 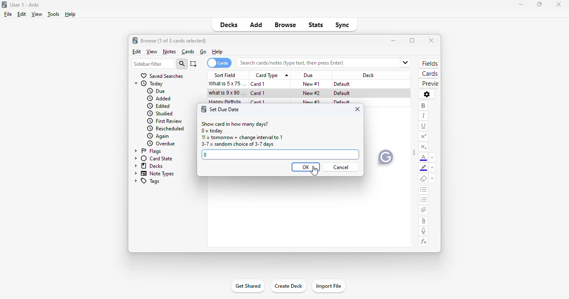 I want to click on Dropdown, so click(x=406, y=62).